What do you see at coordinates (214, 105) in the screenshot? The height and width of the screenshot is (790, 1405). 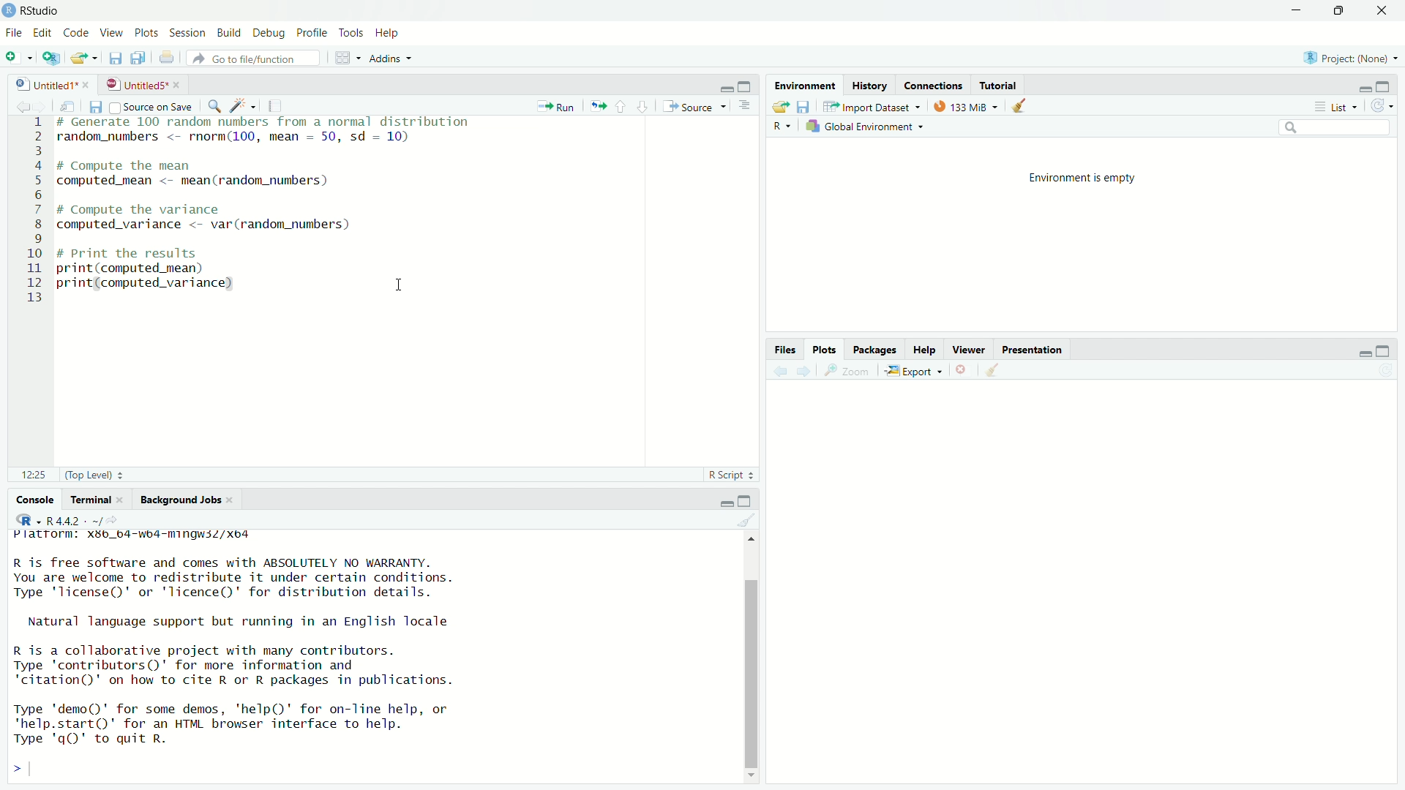 I see `find/replace` at bounding box center [214, 105].